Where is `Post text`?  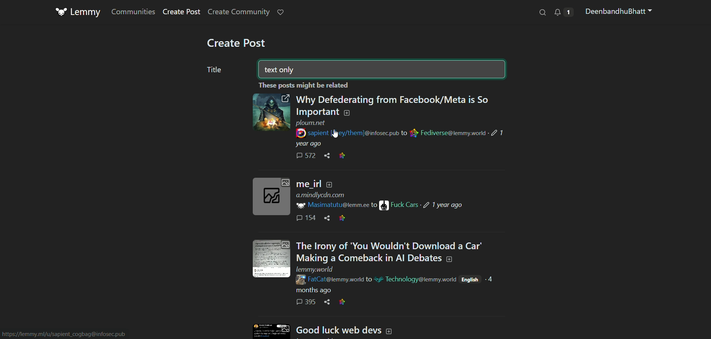
Post text is located at coordinates (391, 100).